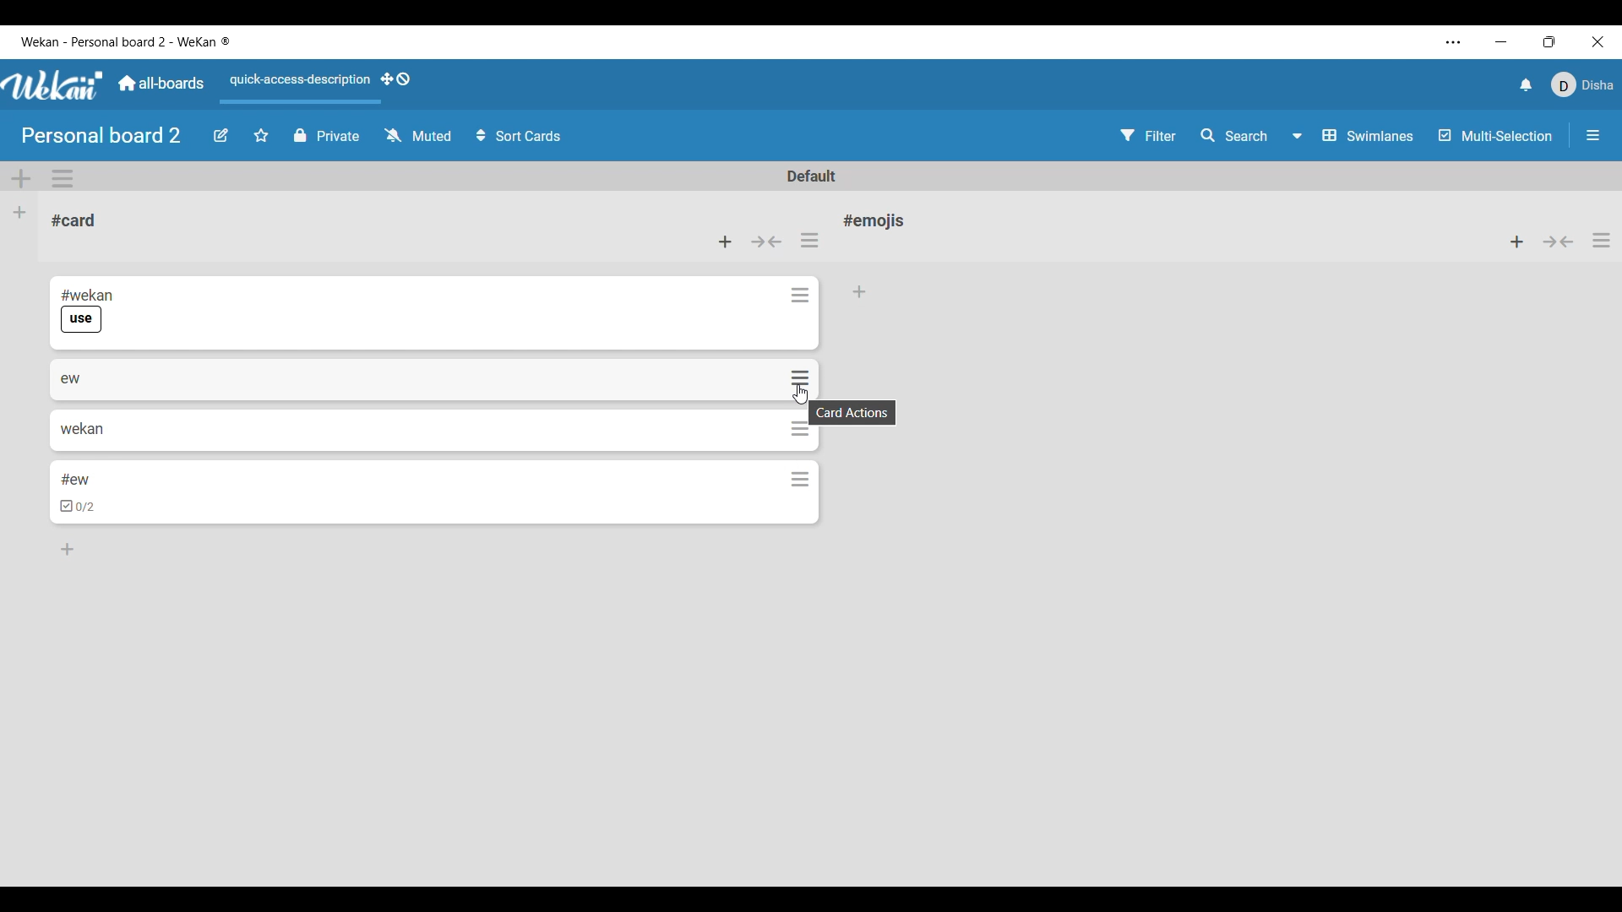 This screenshot has width=1622, height=912. I want to click on Watch options, so click(418, 134).